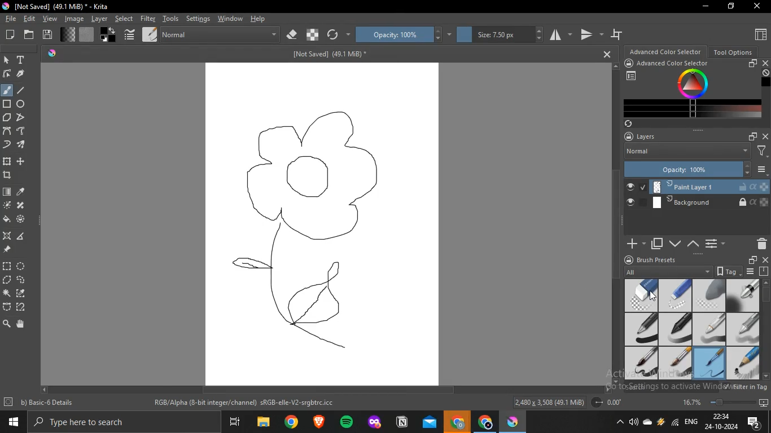 The width and height of the screenshot is (771, 433). I want to click on polyline tool, so click(20, 117).